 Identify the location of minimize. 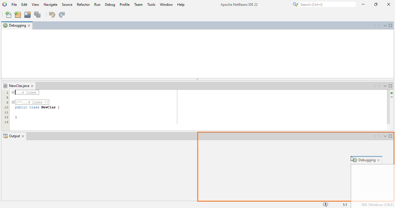
(363, 4).